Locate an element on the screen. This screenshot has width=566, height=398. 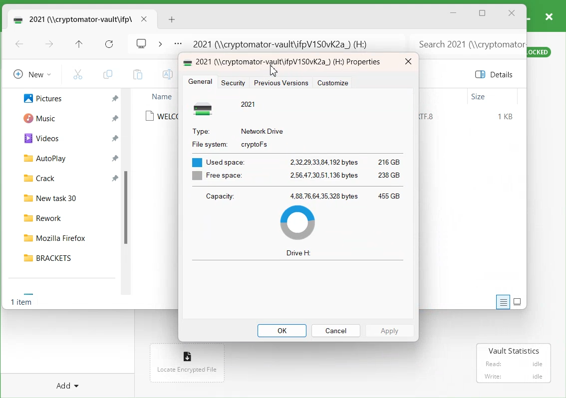
Pin a file is located at coordinates (115, 118).